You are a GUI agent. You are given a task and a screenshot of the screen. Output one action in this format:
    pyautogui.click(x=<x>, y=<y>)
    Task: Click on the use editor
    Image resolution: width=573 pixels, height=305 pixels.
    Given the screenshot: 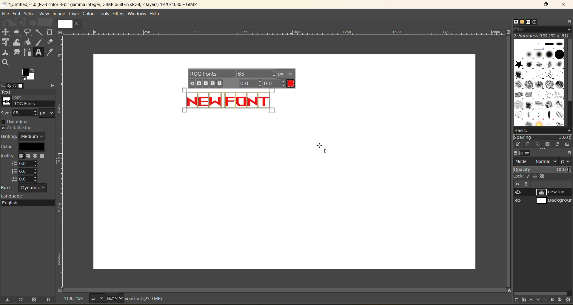 What is the action you would take?
    pyautogui.click(x=18, y=122)
    